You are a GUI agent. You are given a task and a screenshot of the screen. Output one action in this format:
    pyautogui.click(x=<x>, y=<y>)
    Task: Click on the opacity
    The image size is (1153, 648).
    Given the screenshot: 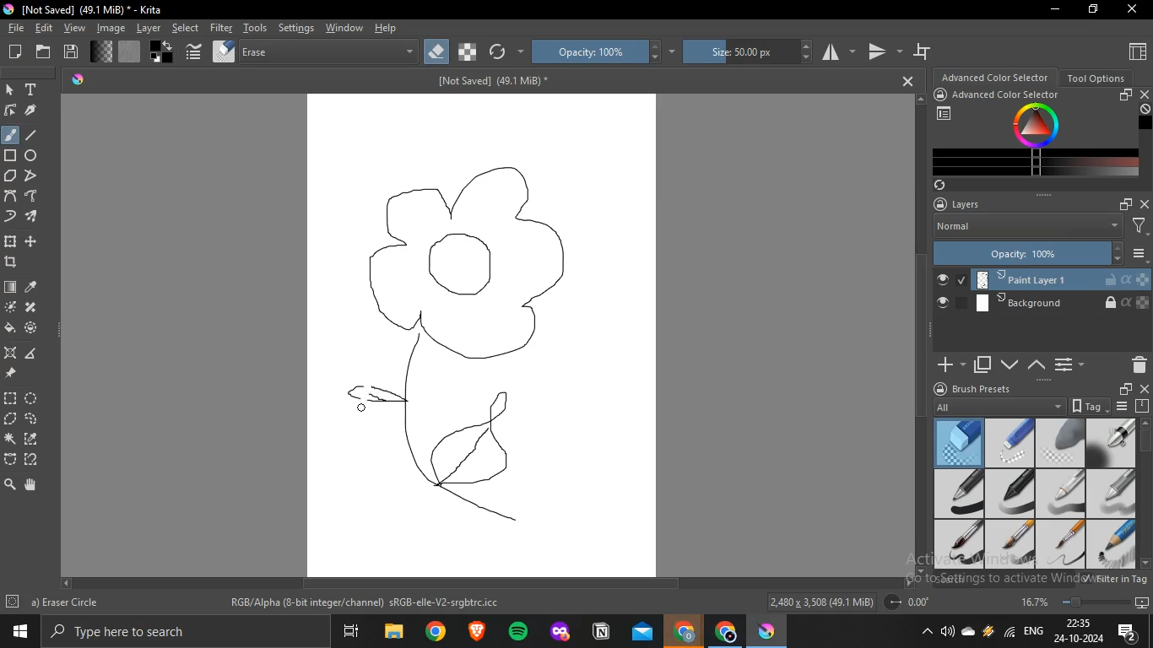 What is the action you would take?
    pyautogui.click(x=604, y=53)
    